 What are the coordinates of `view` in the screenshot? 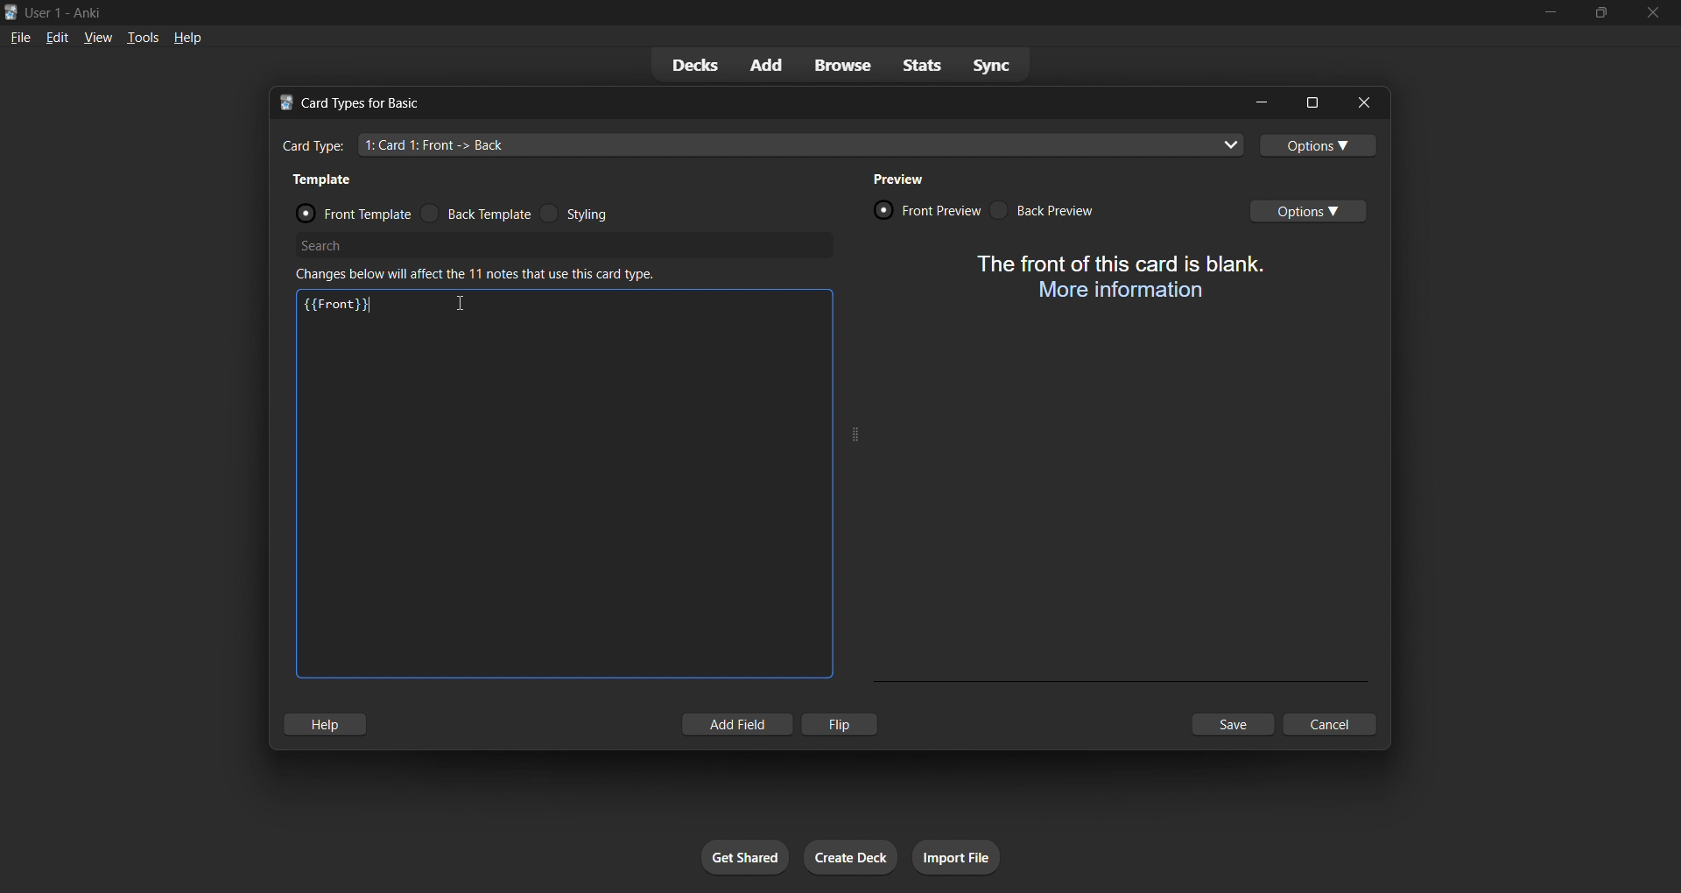 It's located at (95, 37).